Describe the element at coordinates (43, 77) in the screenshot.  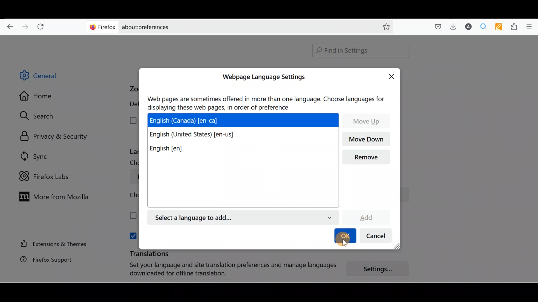
I see `General` at that location.